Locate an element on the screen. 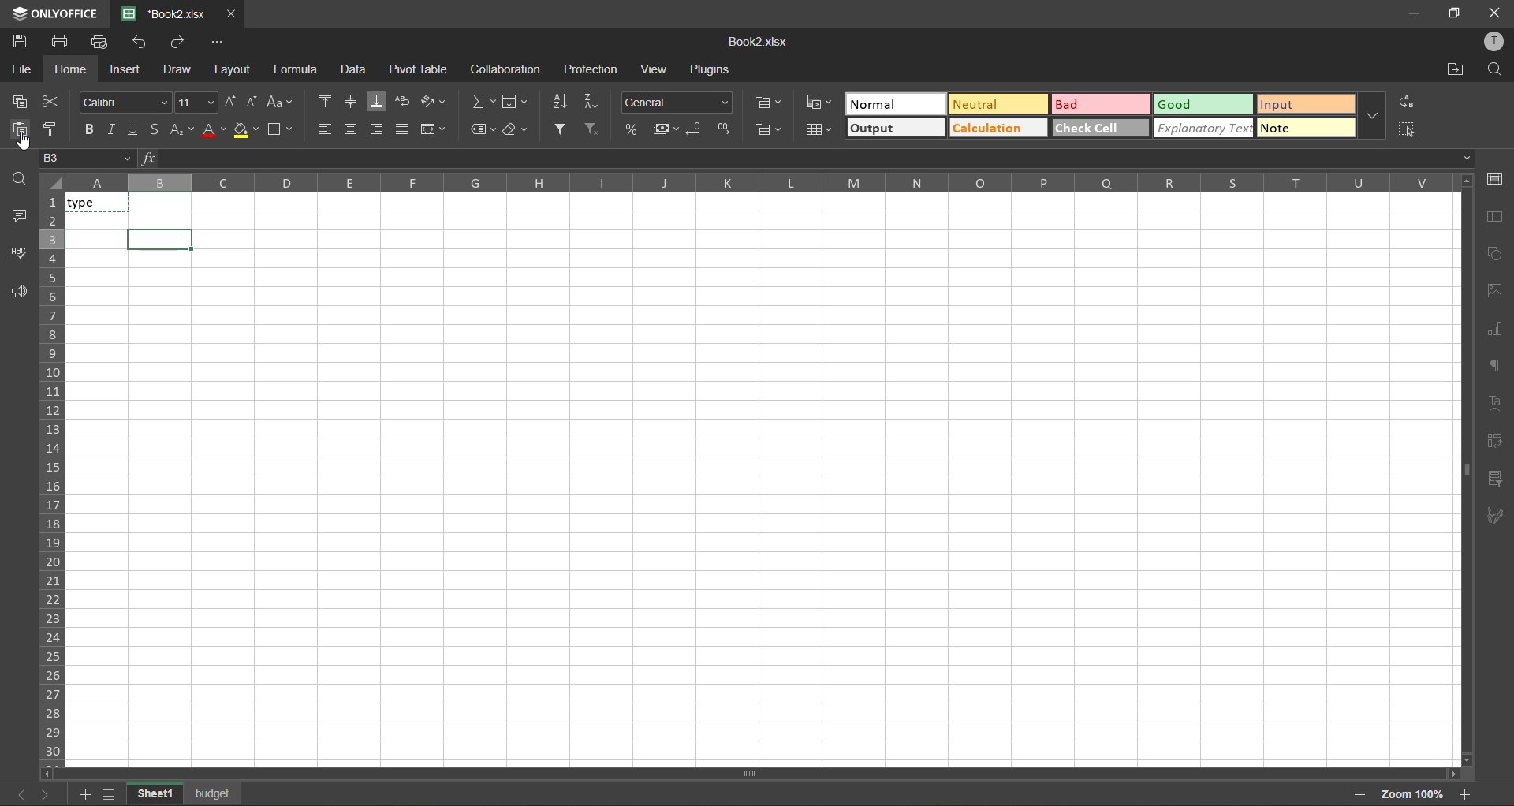 The image size is (1514, 806). more options is located at coordinates (1371, 116).